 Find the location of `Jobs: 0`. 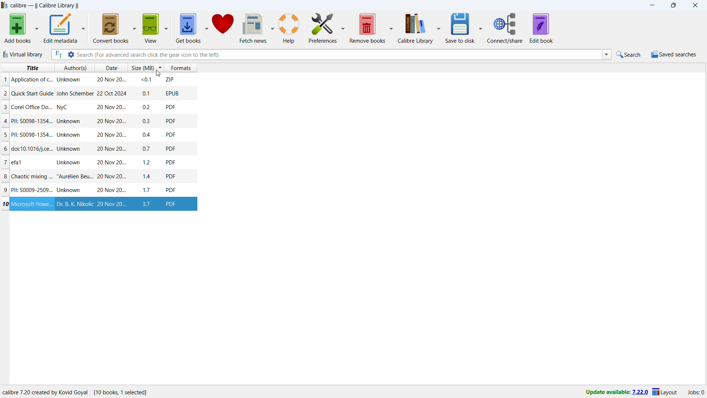

Jobs: 0 is located at coordinates (695, 392).